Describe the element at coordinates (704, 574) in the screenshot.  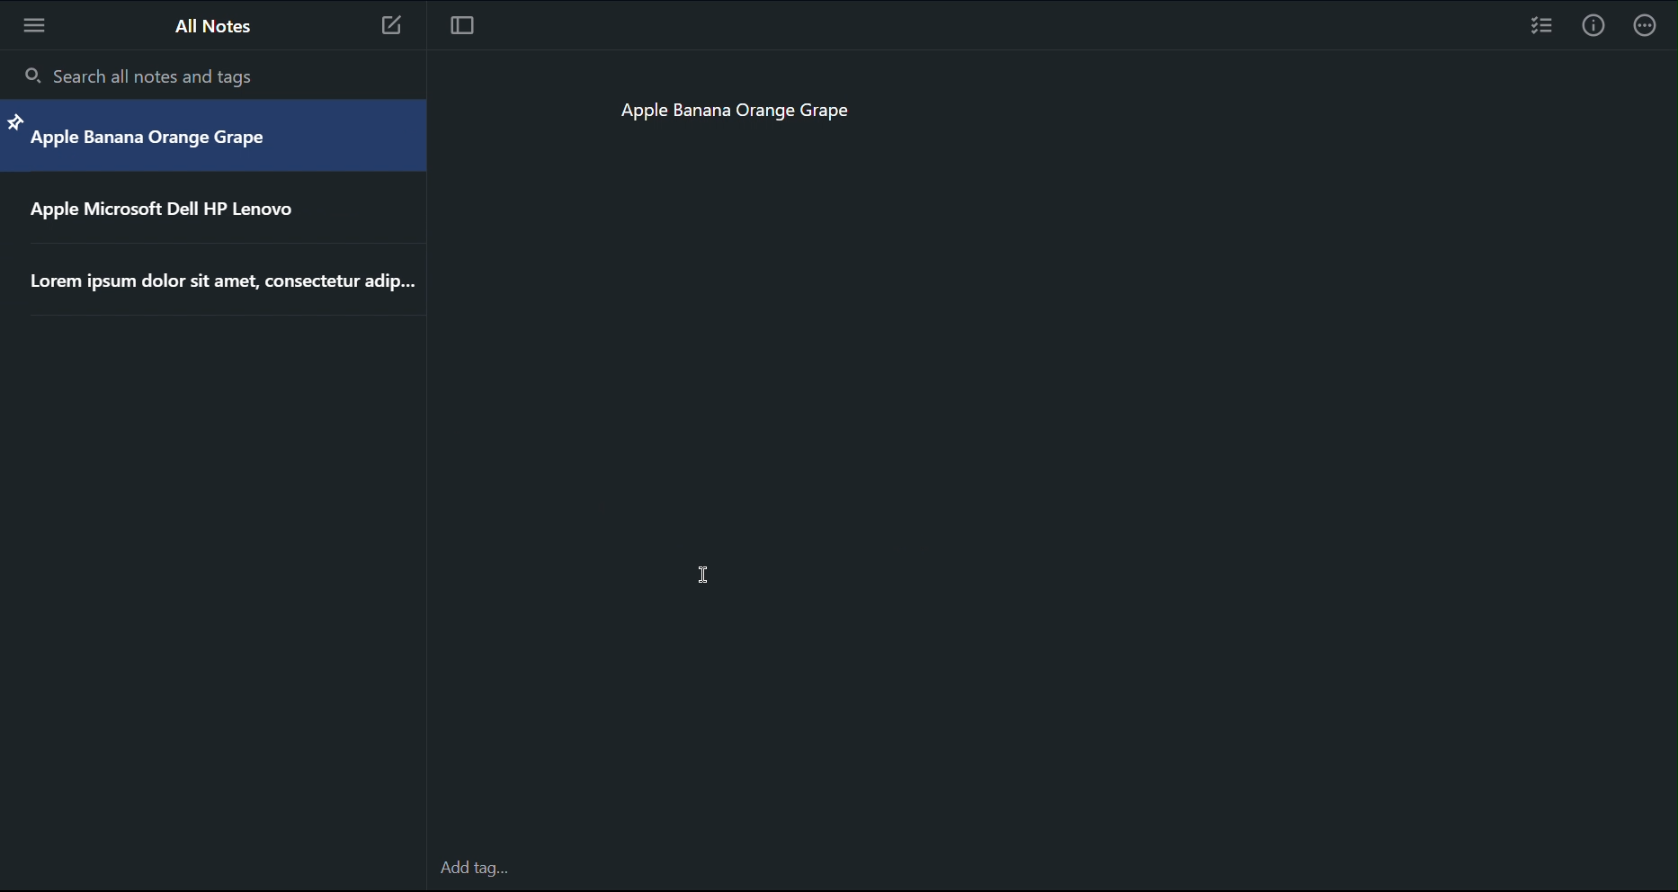
I see `Cursor` at that location.